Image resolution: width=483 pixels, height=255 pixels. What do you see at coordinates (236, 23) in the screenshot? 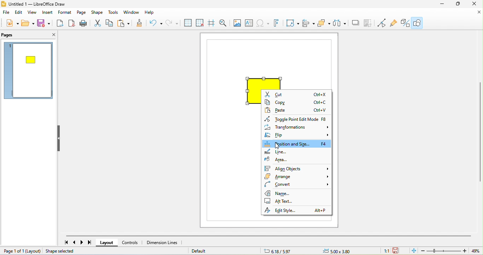
I see `image` at bounding box center [236, 23].